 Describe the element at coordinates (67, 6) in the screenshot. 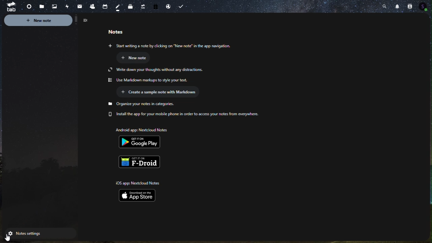

I see `Activity` at that location.